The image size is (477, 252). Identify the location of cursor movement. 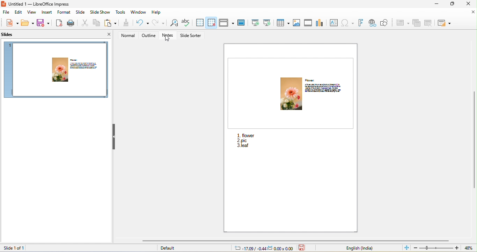
(167, 40).